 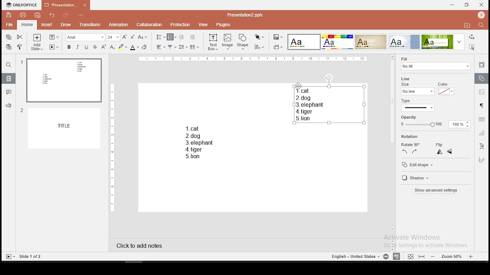 What do you see at coordinates (22, 15) in the screenshot?
I see `print file` at bounding box center [22, 15].